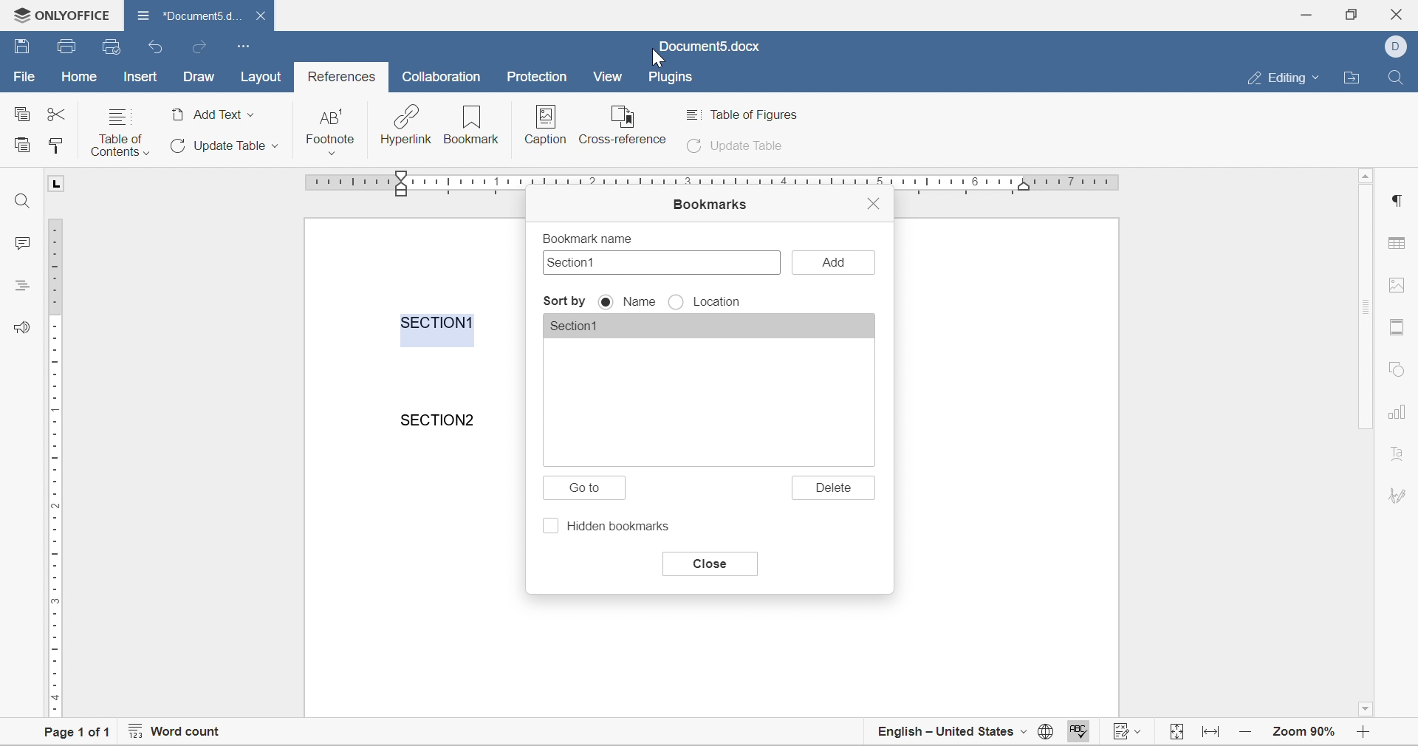 The image size is (1418, 746). I want to click on quick print, so click(113, 46).